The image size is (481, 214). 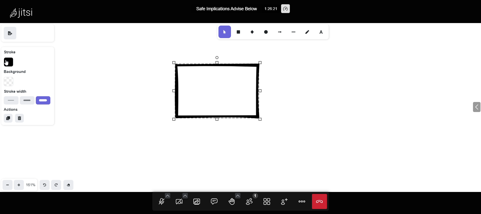 What do you see at coordinates (320, 201) in the screenshot?
I see `end call` at bounding box center [320, 201].